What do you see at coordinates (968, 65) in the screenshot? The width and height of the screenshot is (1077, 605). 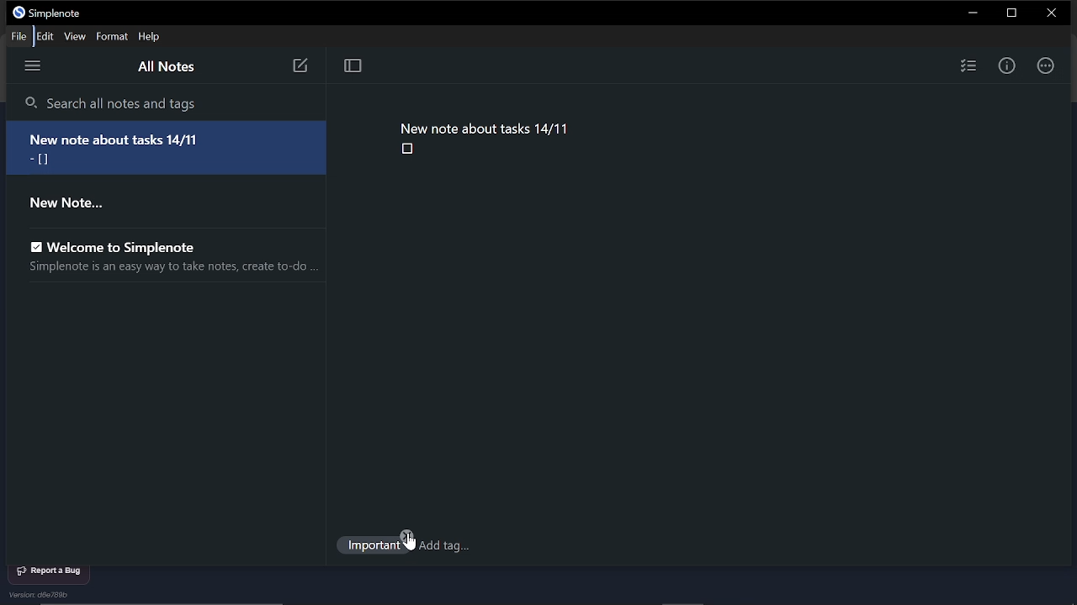 I see `Insert checklist` at bounding box center [968, 65].